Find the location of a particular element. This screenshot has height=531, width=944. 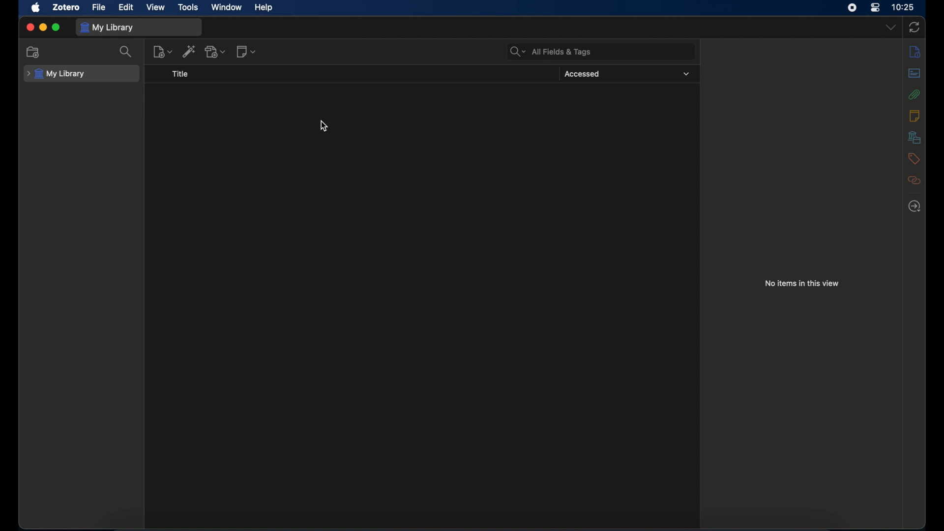

attachments is located at coordinates (914, 94).